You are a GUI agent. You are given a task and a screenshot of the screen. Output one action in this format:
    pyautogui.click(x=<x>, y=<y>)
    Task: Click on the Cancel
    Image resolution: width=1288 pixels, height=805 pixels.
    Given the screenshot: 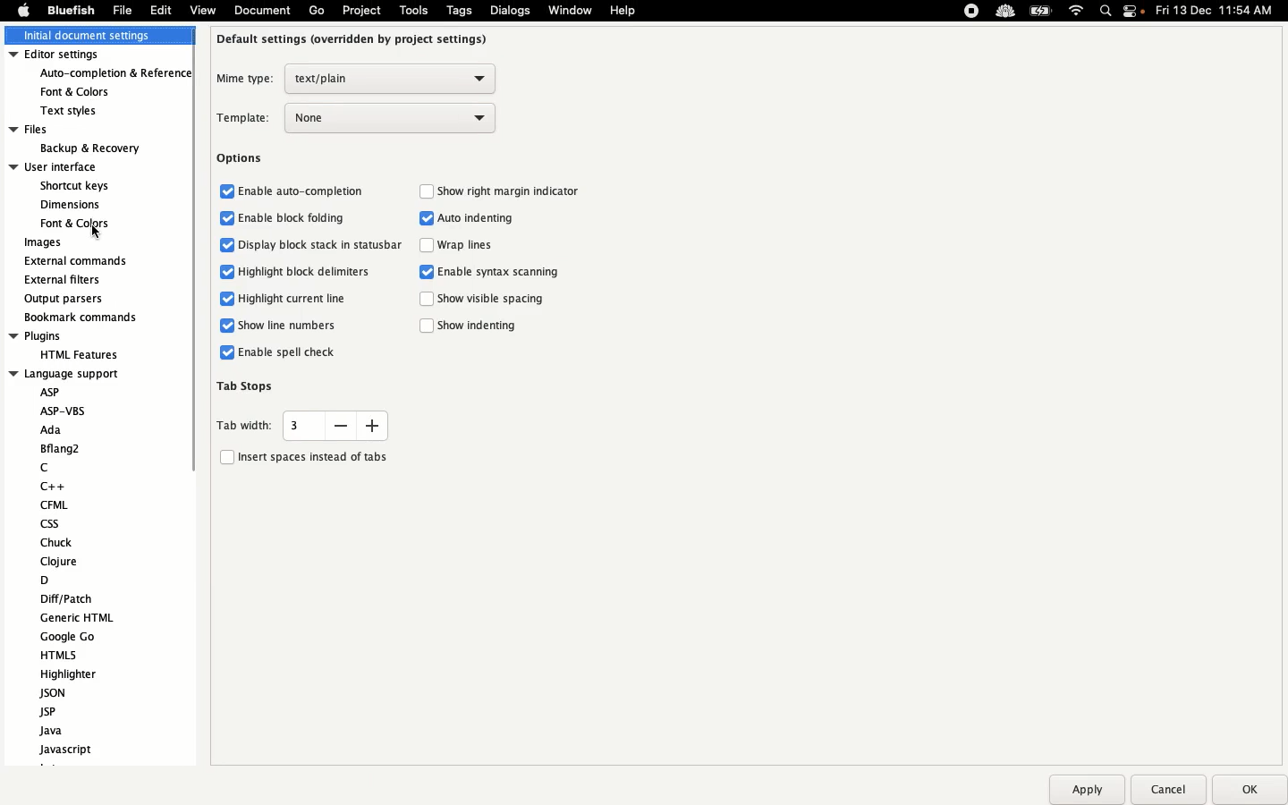 What is the action you would take?
    pyautogui.click(x=1167, y=789)
    